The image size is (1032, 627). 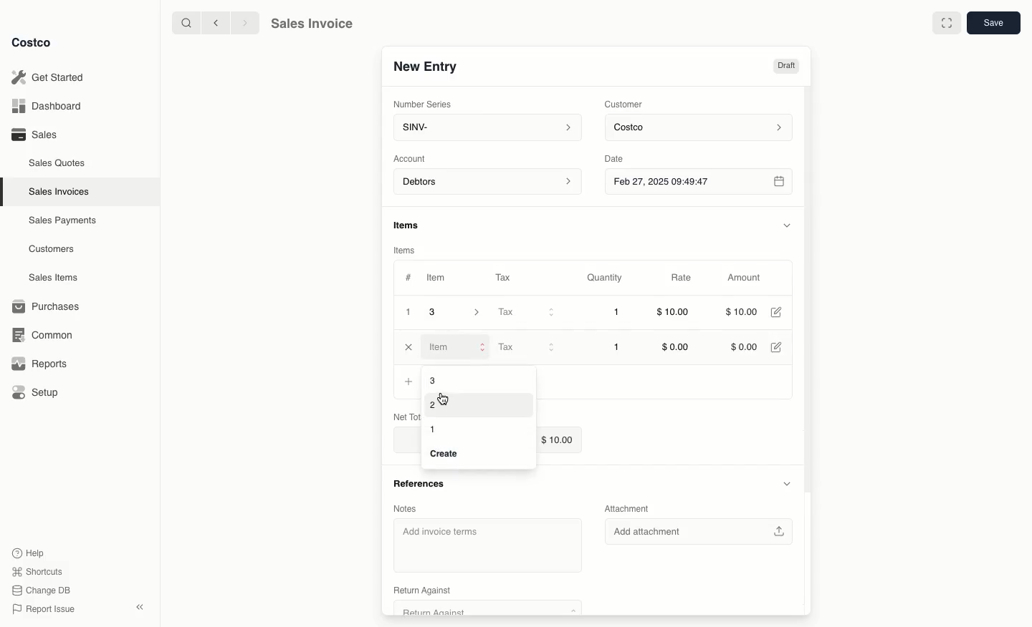 I want to click on Full width toggle, so click(x=946, y=23).